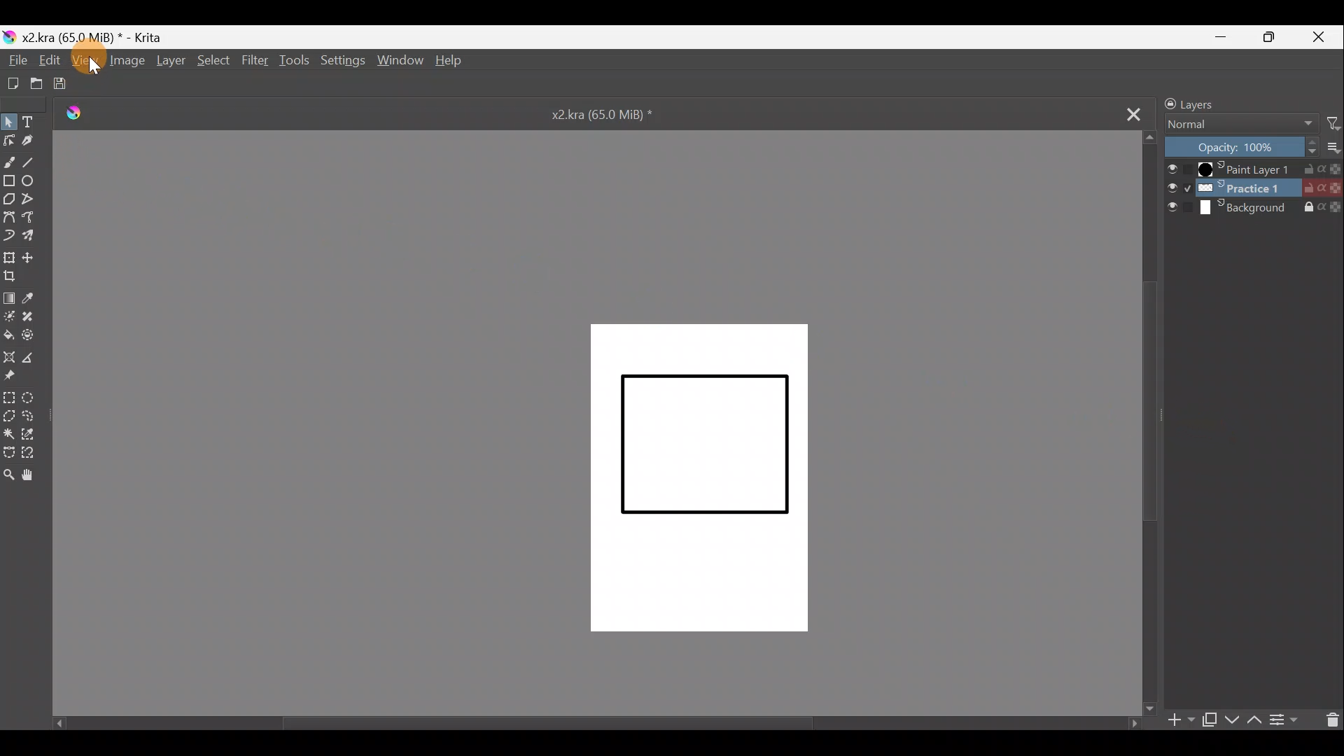 The image size is (1344, 756). I want to click on Sample a colour, so click(36, 298).